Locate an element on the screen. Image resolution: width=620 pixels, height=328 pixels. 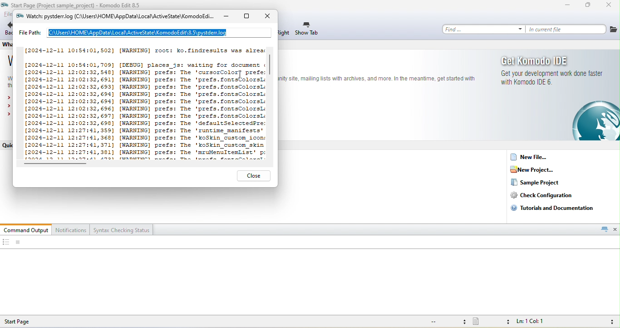
file encoding is located at coordinates (447, 322).